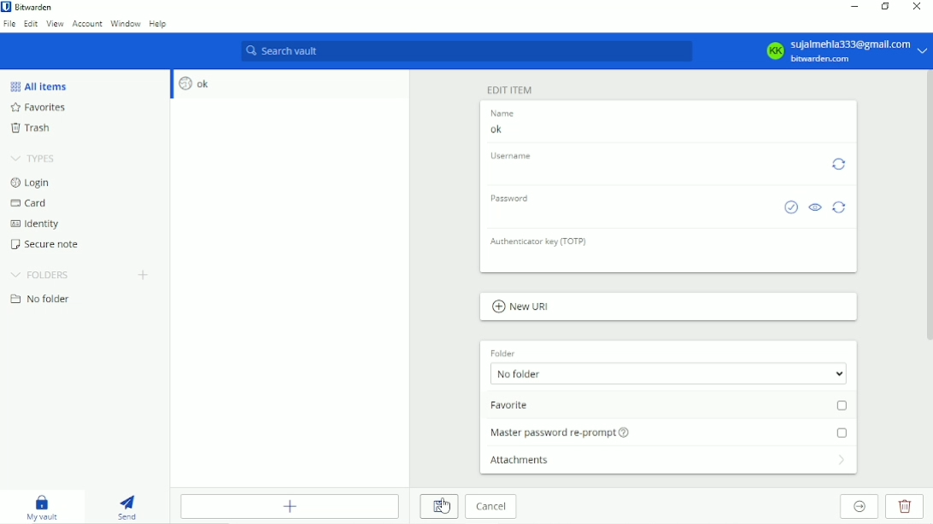 Image resolution: width=933 pixels, height=524 pixels. I want to click on Send, so click(129, 504).